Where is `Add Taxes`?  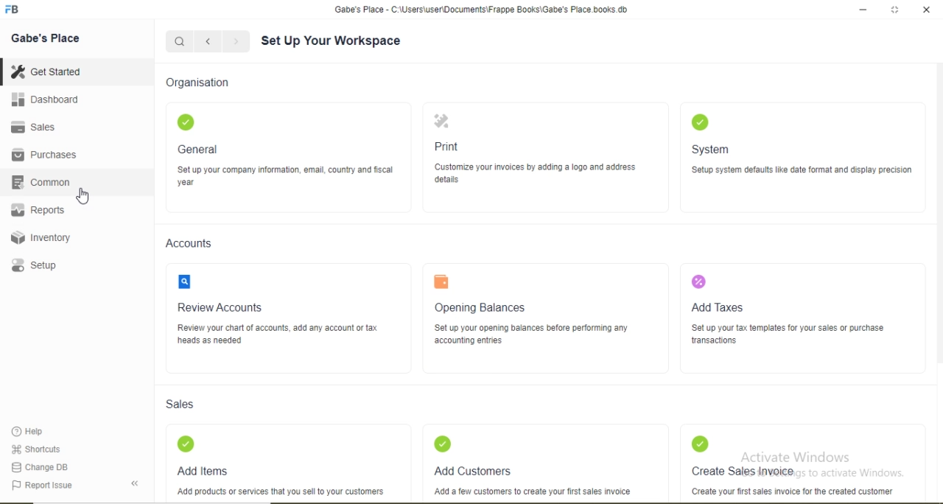 Add Taxes is located at coordinates (720, 307).